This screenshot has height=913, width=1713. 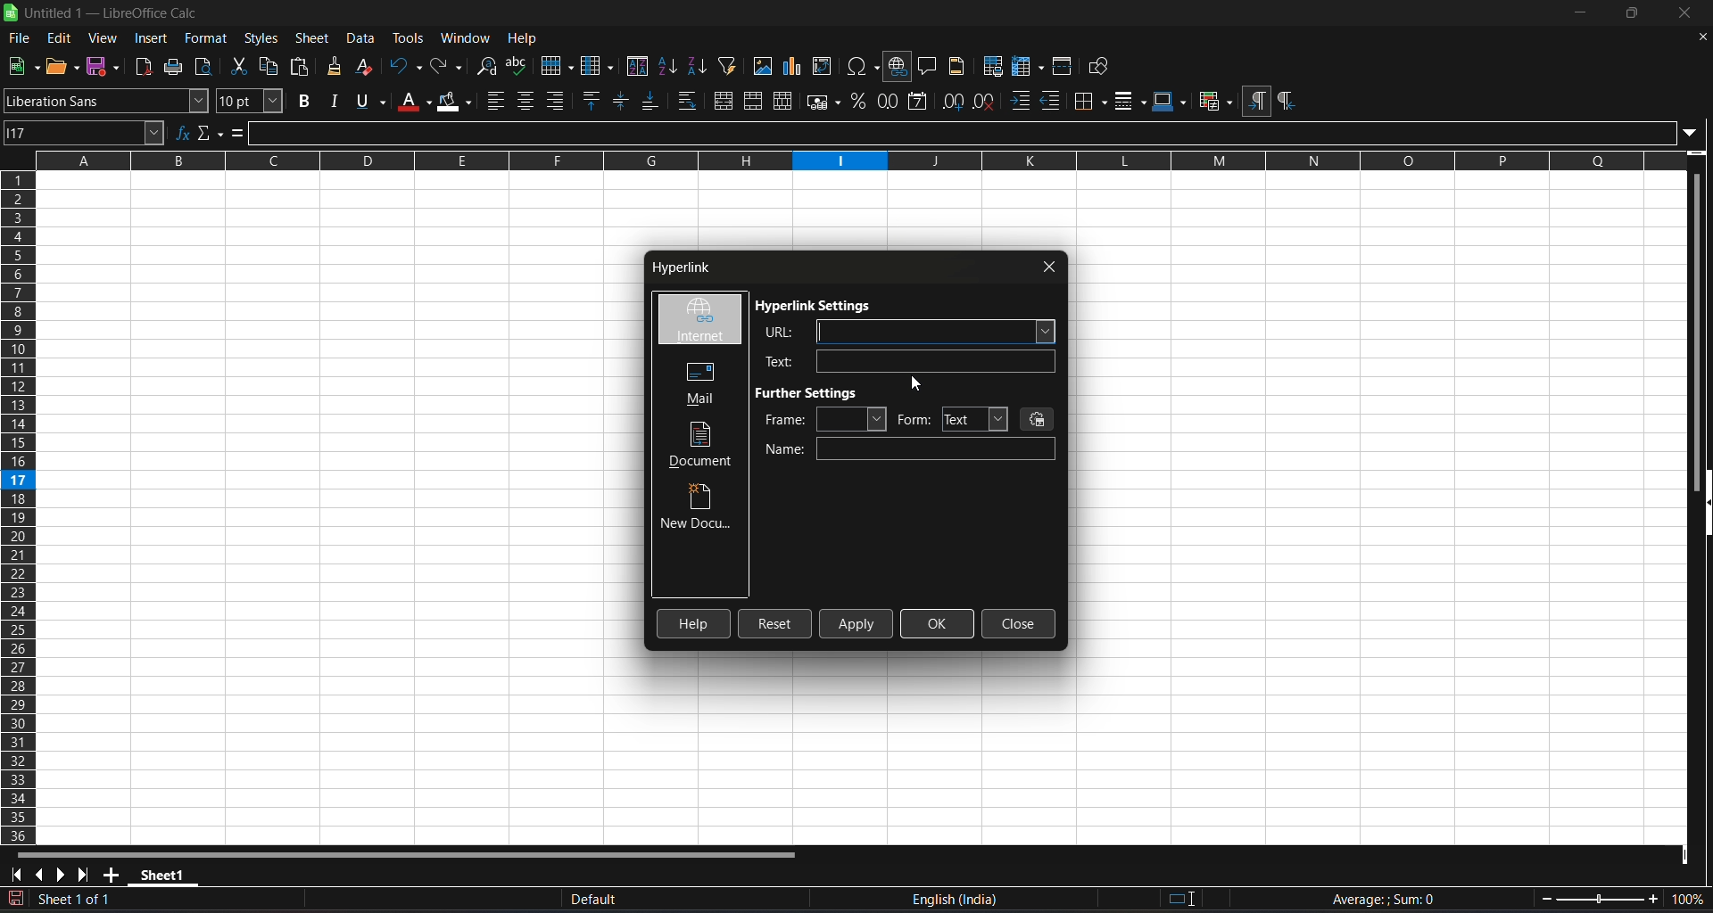 What do you see at coordinates (959, 66) in the screenshot?
I see `headers and footers` at bounding box center [959, 66].